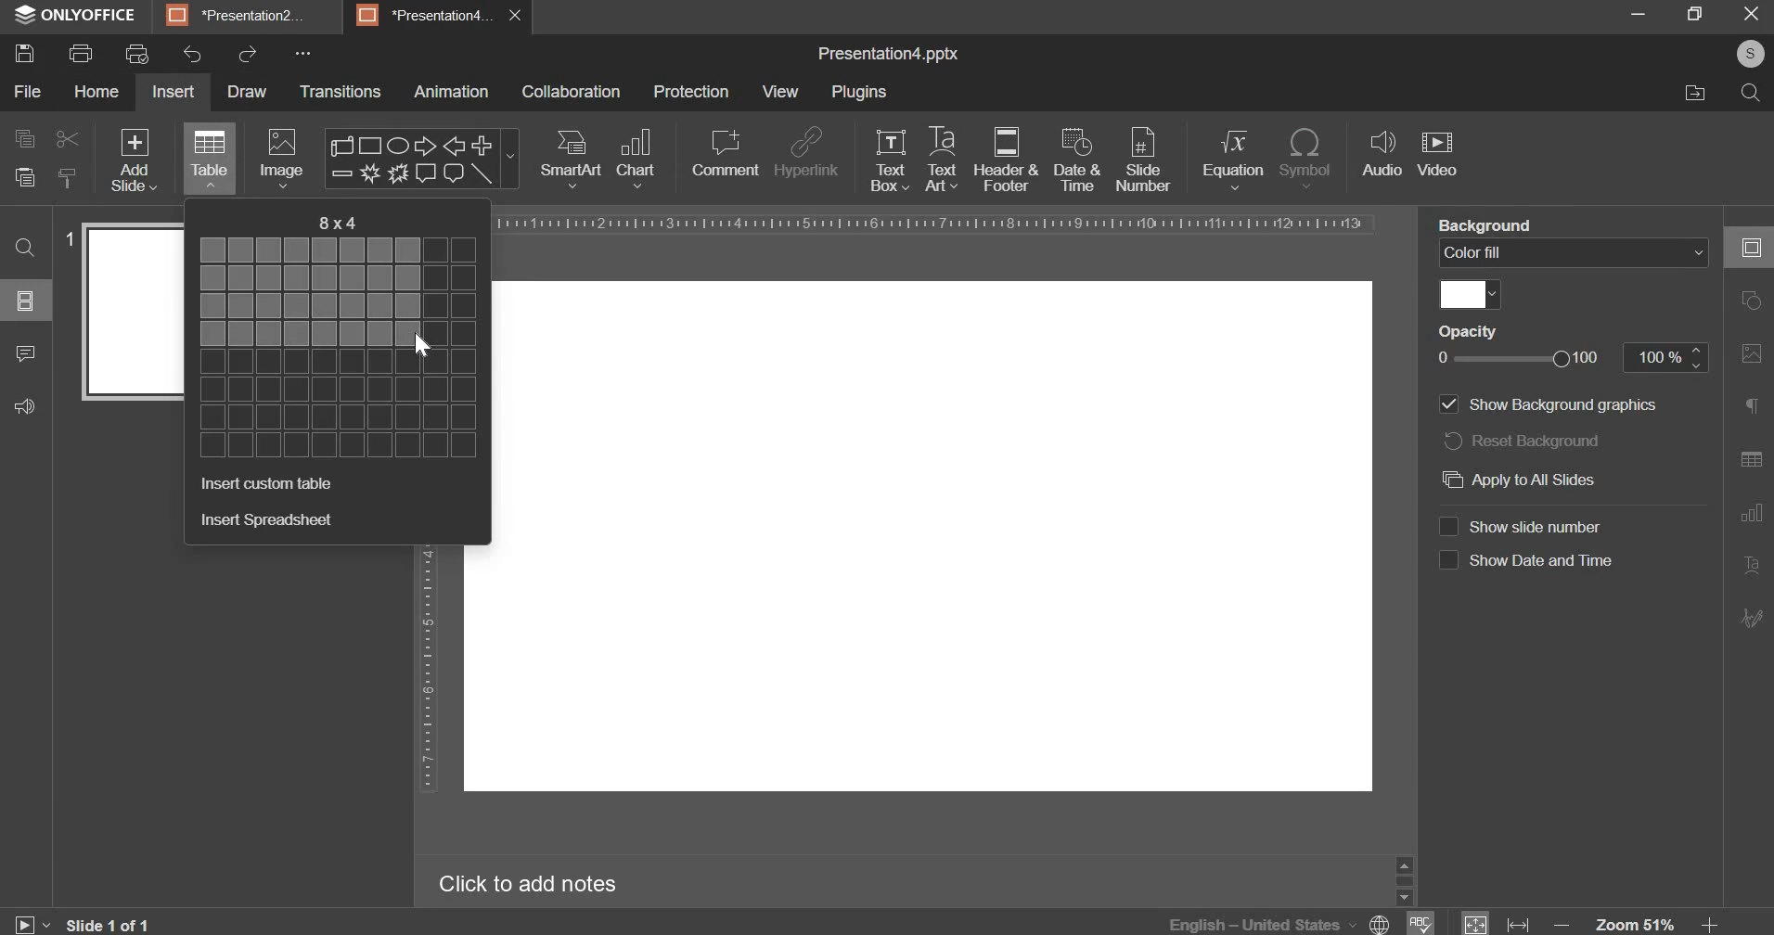 The width and height of the screenshot is (1774, 935). What do you see at coordinates (1754, 247) in the screenshot?
I see `slide settings` at bounding box center [1754, 247].